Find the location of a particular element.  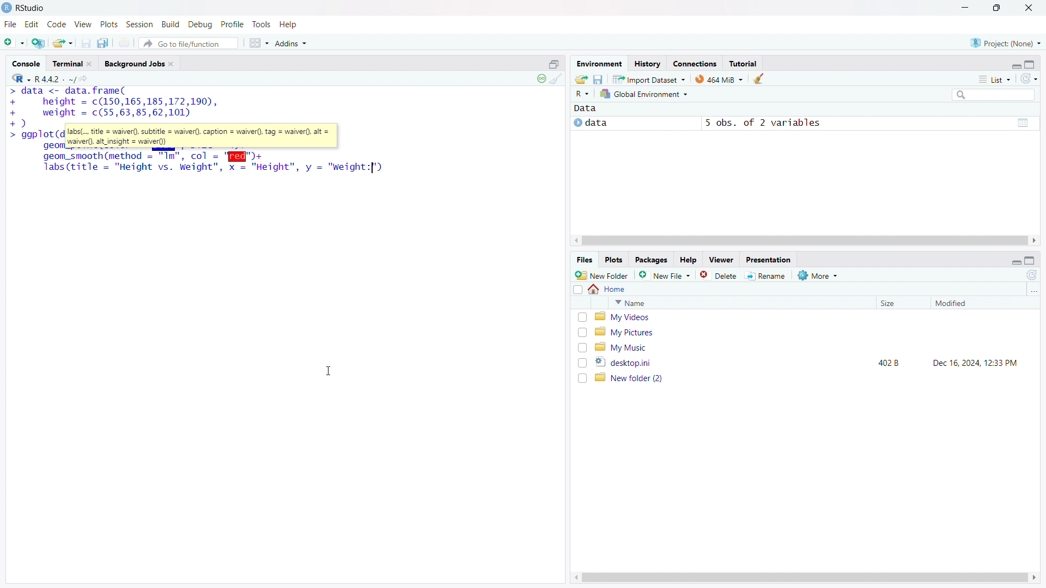

new folder (2) is located at coordinates (813, 378).